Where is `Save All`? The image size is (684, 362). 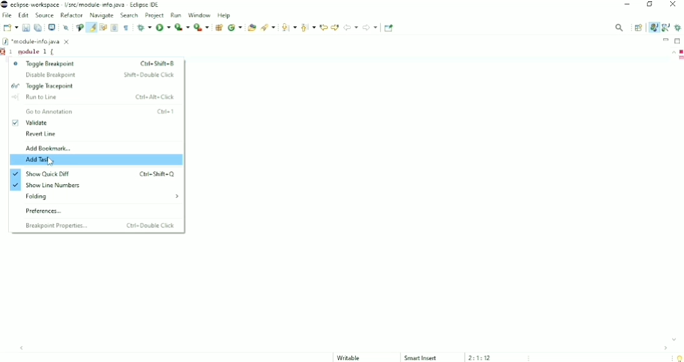 Save All is located at coordinates (38, 28).